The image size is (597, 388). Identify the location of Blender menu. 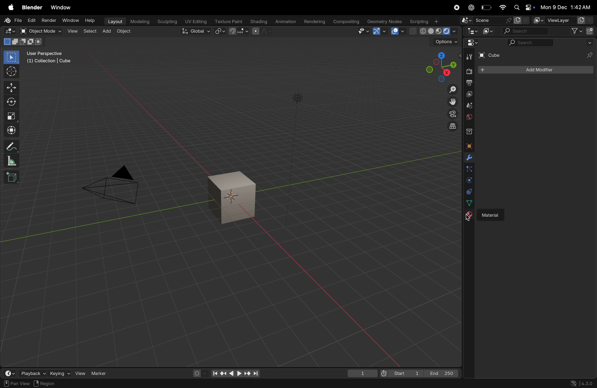
(32, 7).